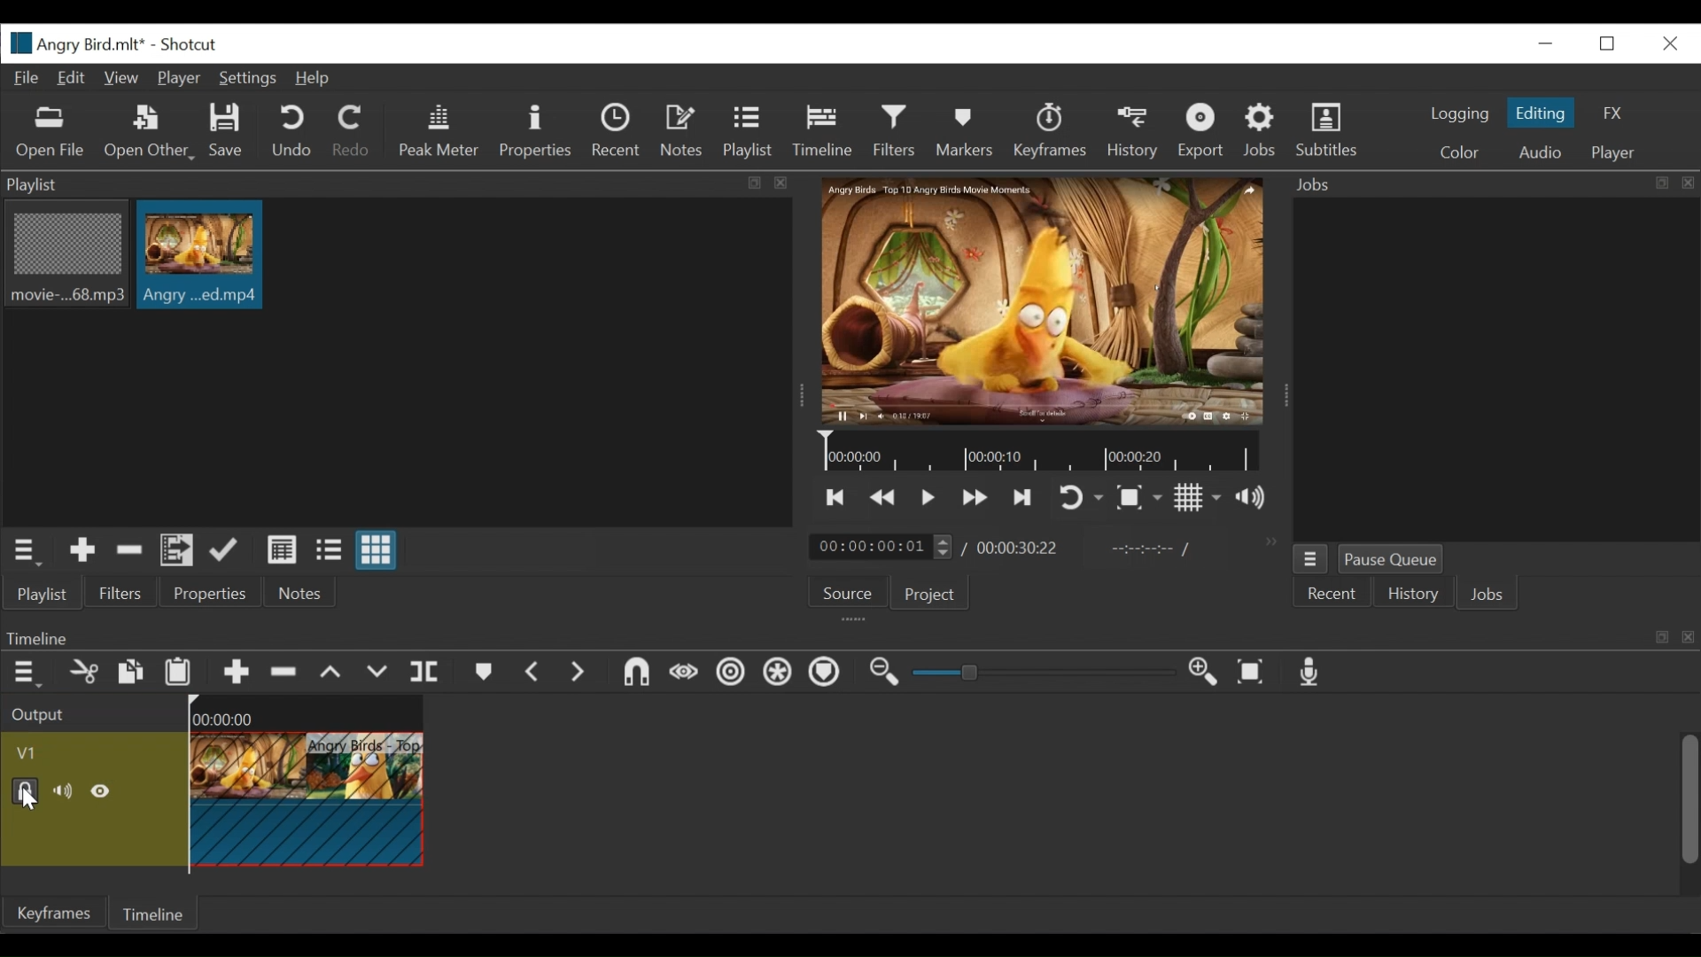 The image size is (1701, 957). What do you see at coordinates (1078, 499) in the screenshot?
I see `Toggle player looping` at bounding box center [1078, 499].